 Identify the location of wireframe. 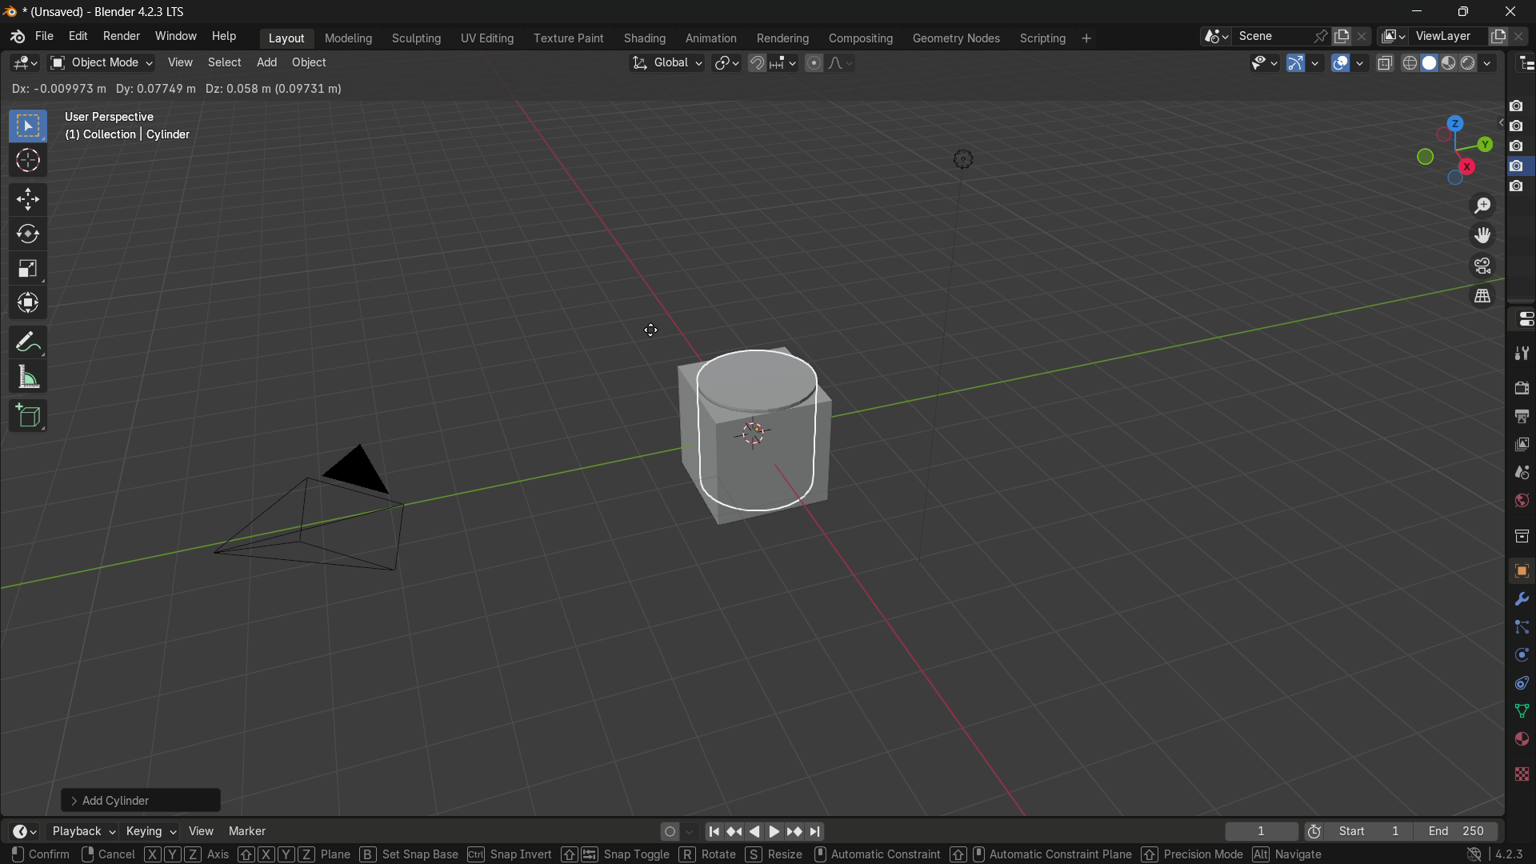
(1410, 63).